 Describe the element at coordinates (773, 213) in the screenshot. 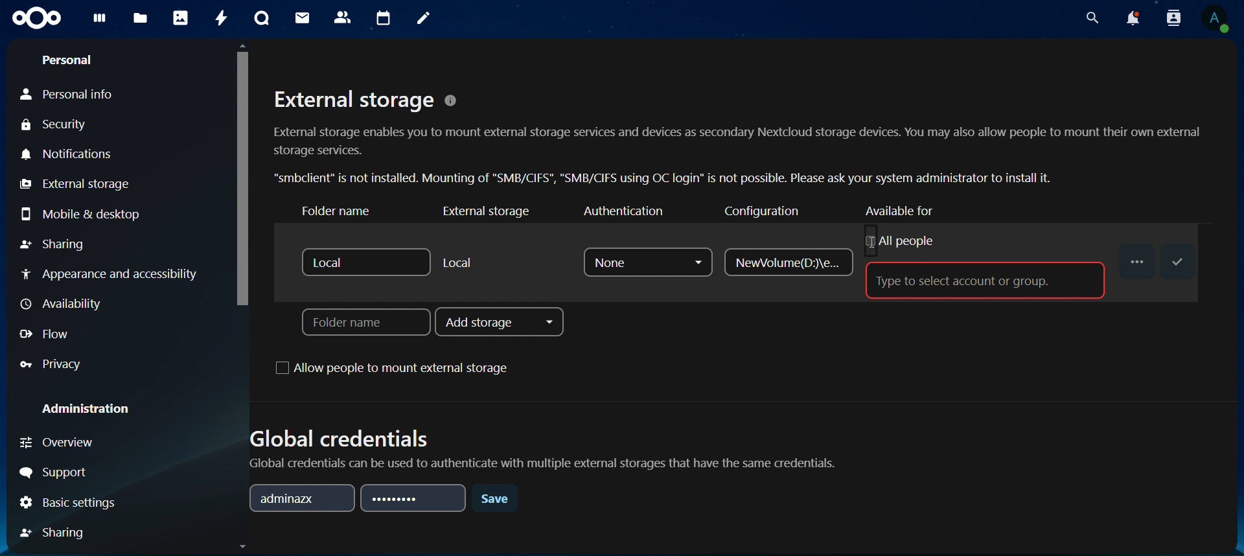

I see `configuration` at that location.